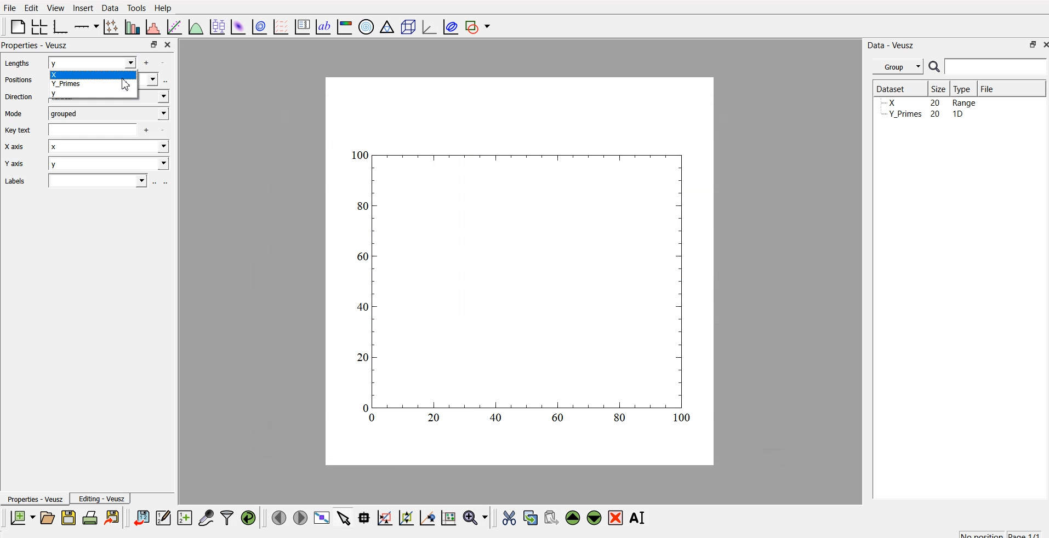 The height and width of the screenshot is (538, 1049). Describe the element at coordinates (83, 8) in the screenshot. I see `Insert` at that location.